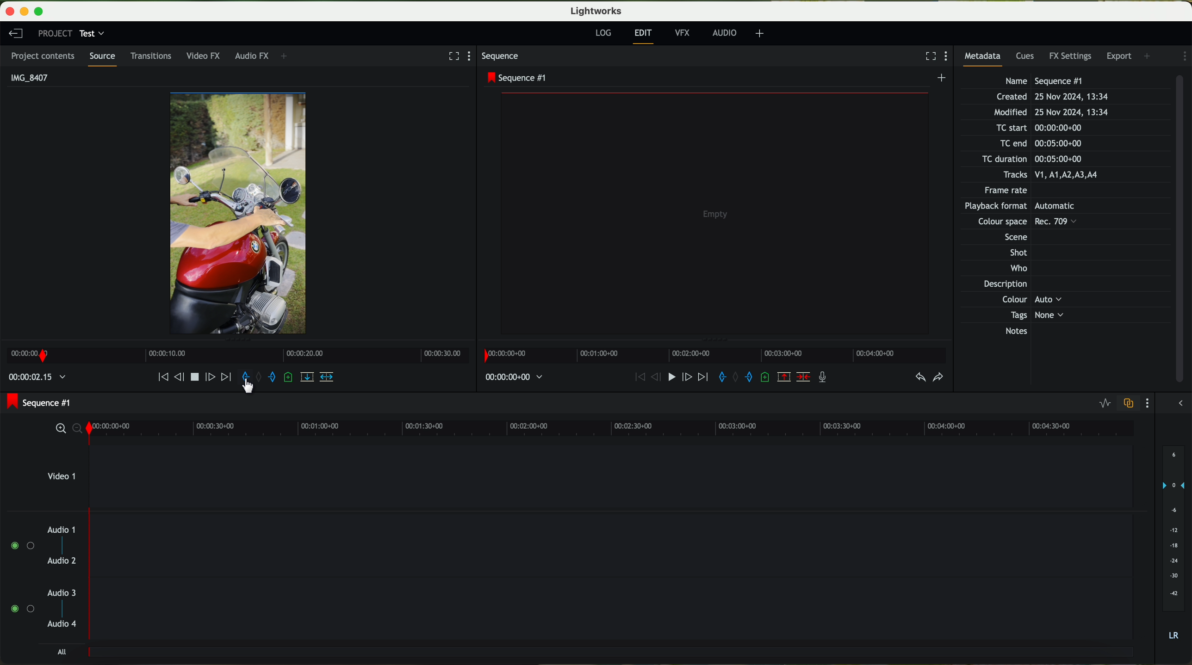 Image resolution: width=1192 pixels, height=665 pixels. What do you see at coordinates (1037, 128) in the screenshot?
I see `TC start` at bounding box center [1037, 128].